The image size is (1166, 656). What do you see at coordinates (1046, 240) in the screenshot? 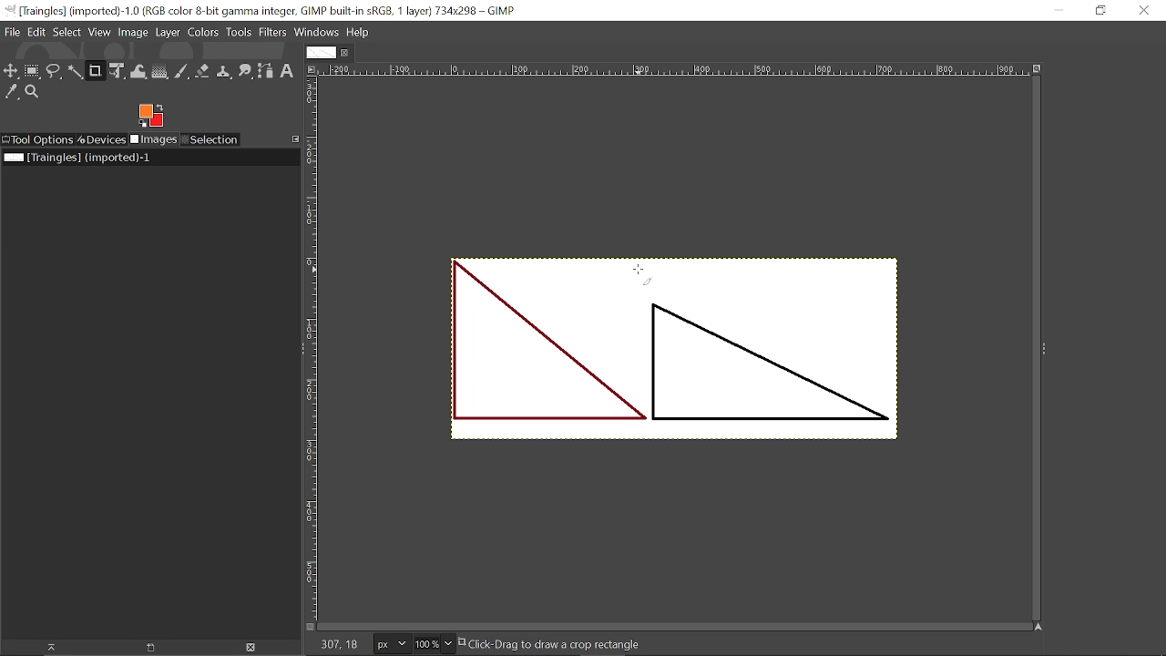
I see `Text tool` at bounding box center [1046, 240].